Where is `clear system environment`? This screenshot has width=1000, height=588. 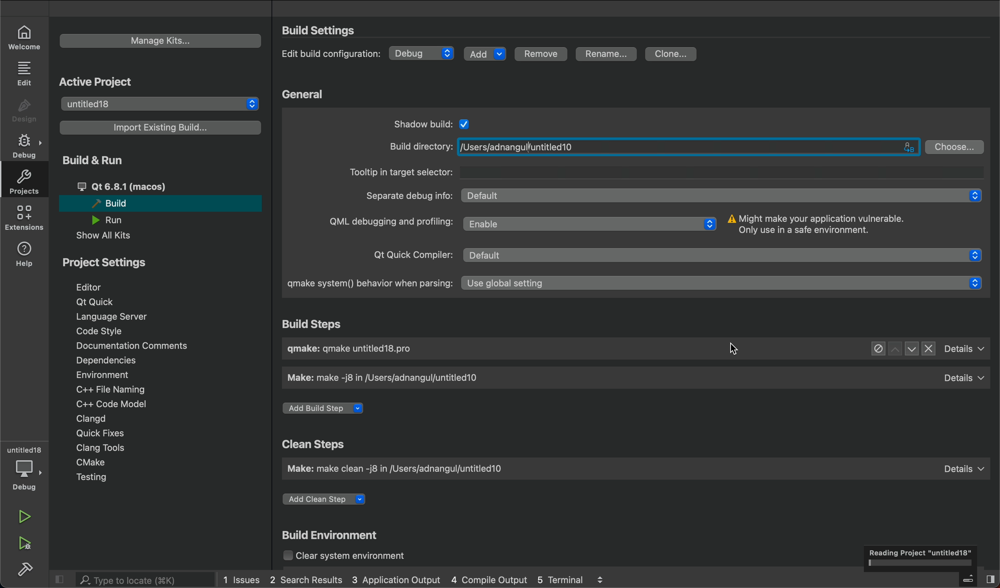 clear system environment is located at coordinates (354, 557).